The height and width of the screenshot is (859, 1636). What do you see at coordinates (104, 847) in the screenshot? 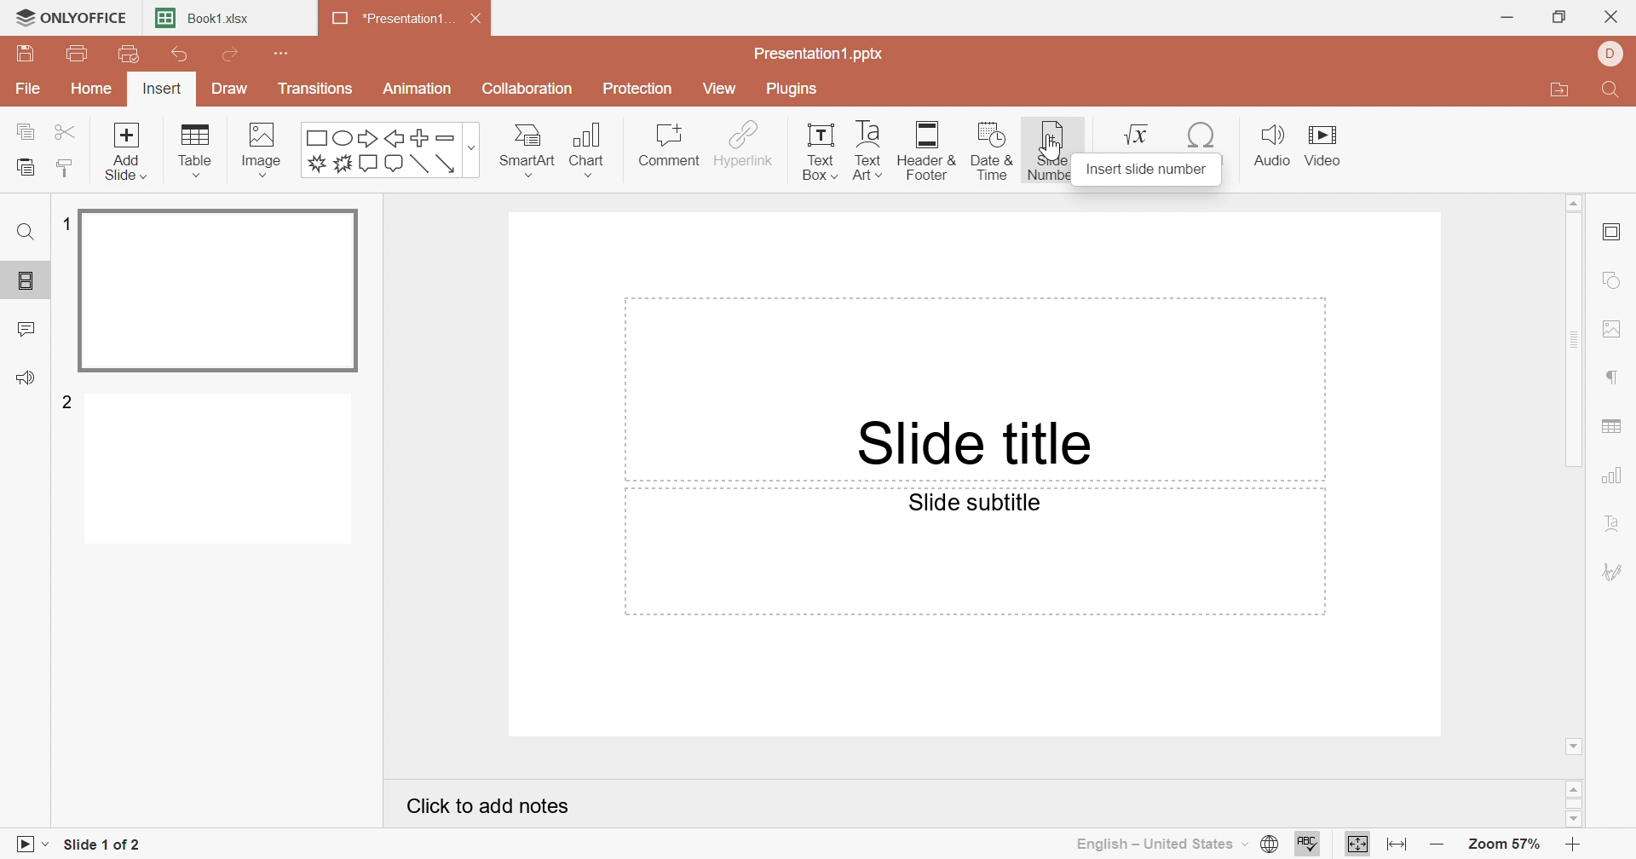
I see `Slide 1 of 2` at bounding box center [104, 847].